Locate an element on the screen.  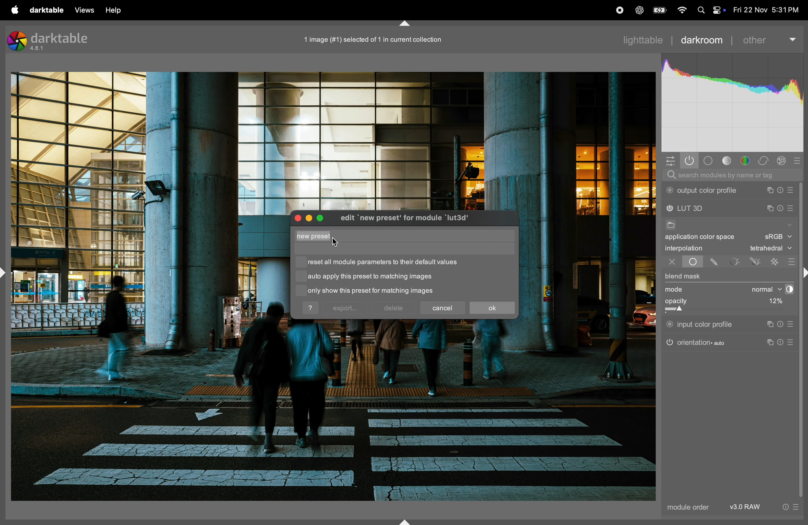
reset parameters is located at coordinates (783, 190).